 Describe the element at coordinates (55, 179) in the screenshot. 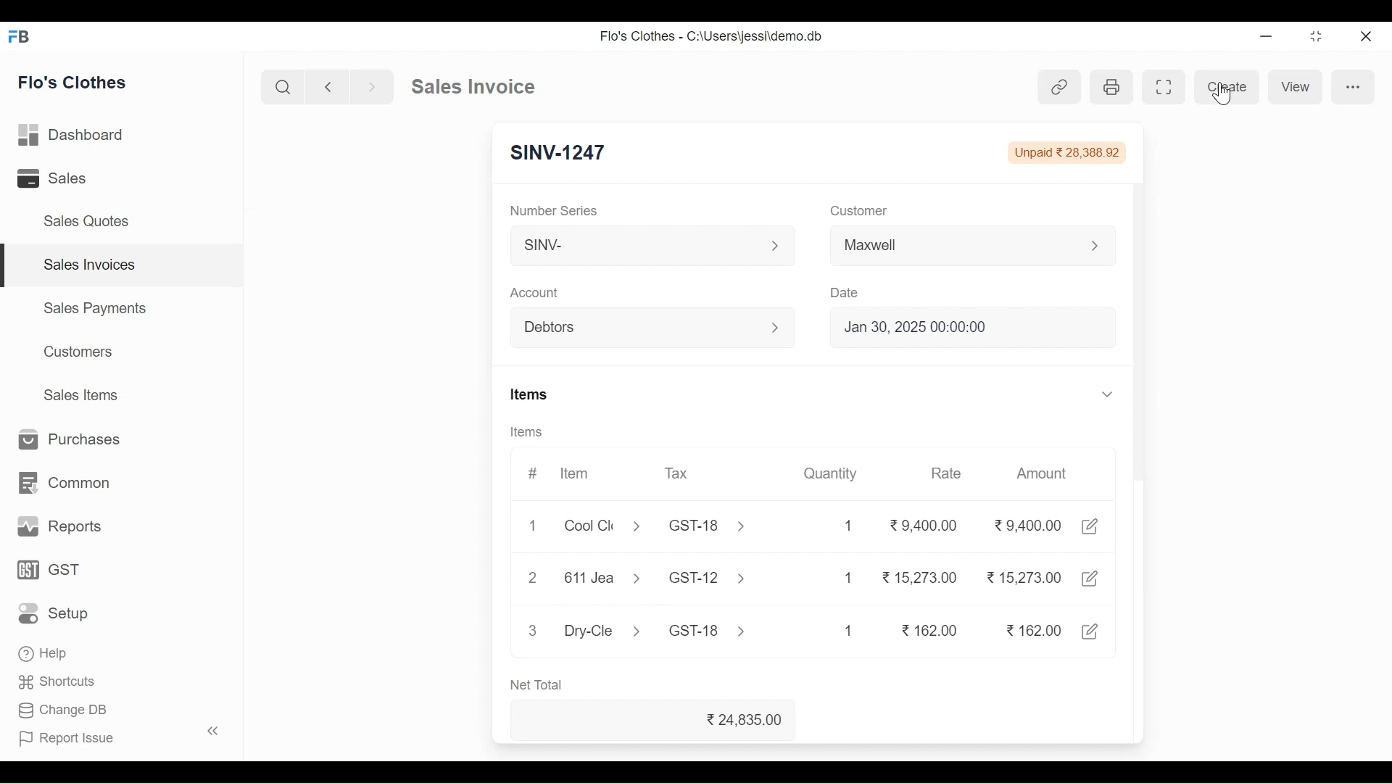

I see `Sales` at that location.